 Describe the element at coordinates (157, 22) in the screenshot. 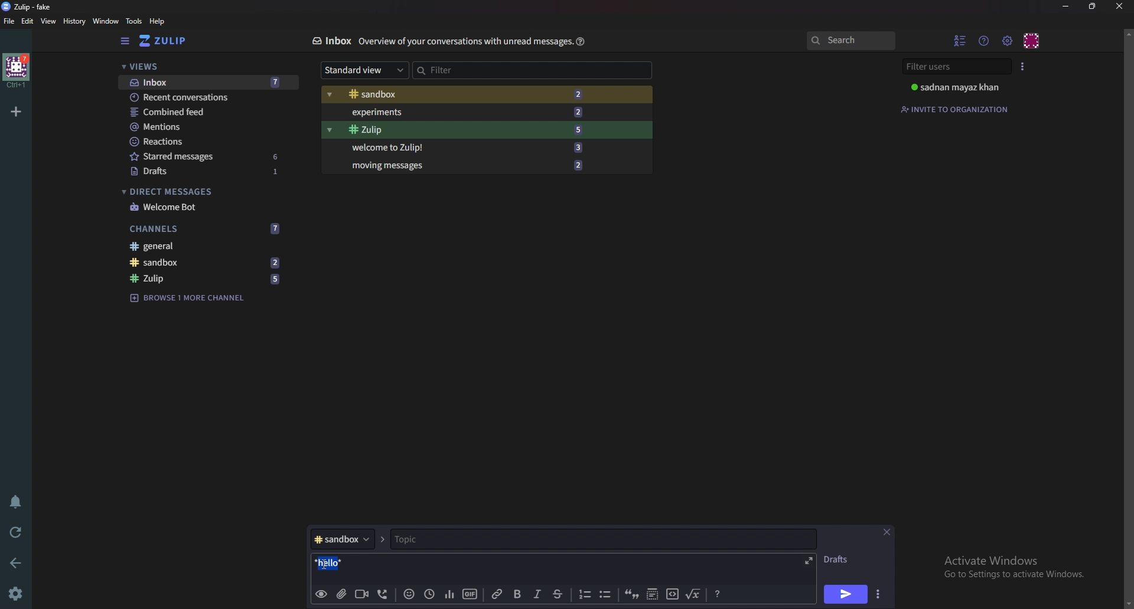

I see `help` at that location.